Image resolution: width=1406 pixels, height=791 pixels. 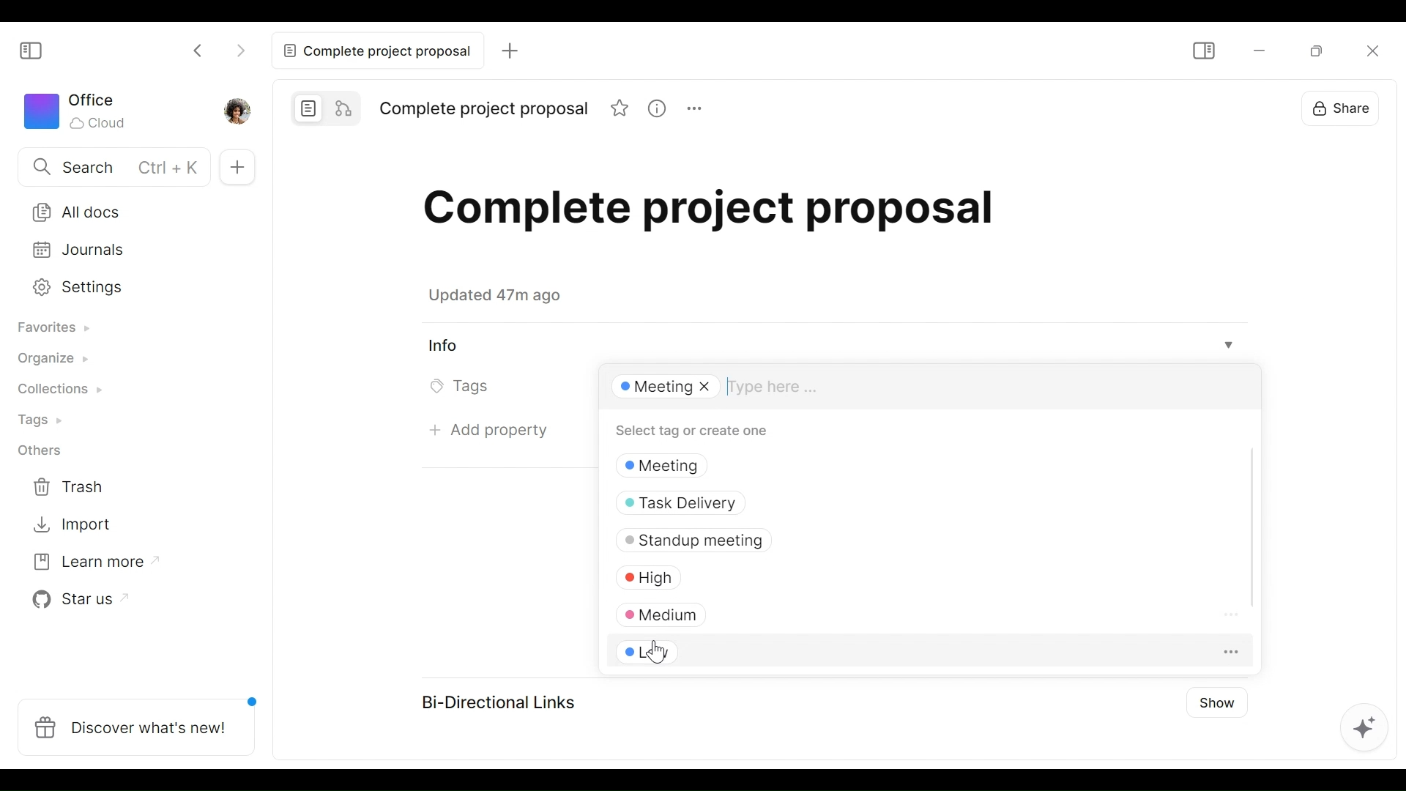 What do you see at coordinates (236, 111) in the screenshot?
I see `Profile photo` at bounding box center [236, 111].